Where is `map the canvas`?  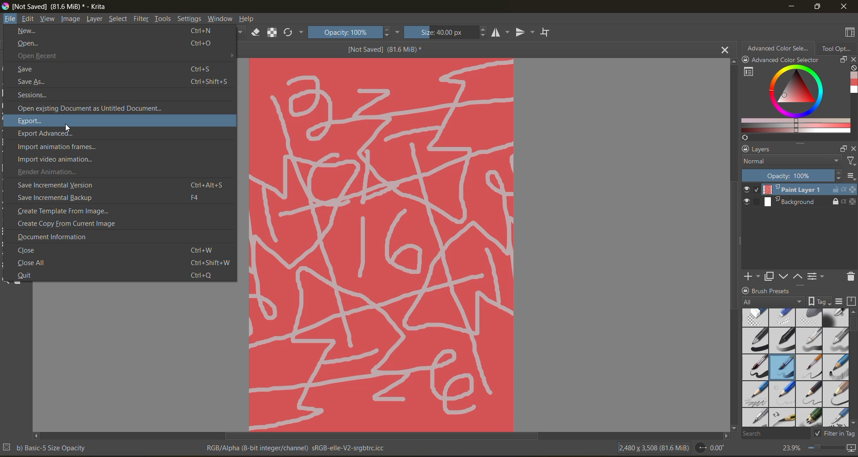
map the canvas is located at coordinates (852, 449).